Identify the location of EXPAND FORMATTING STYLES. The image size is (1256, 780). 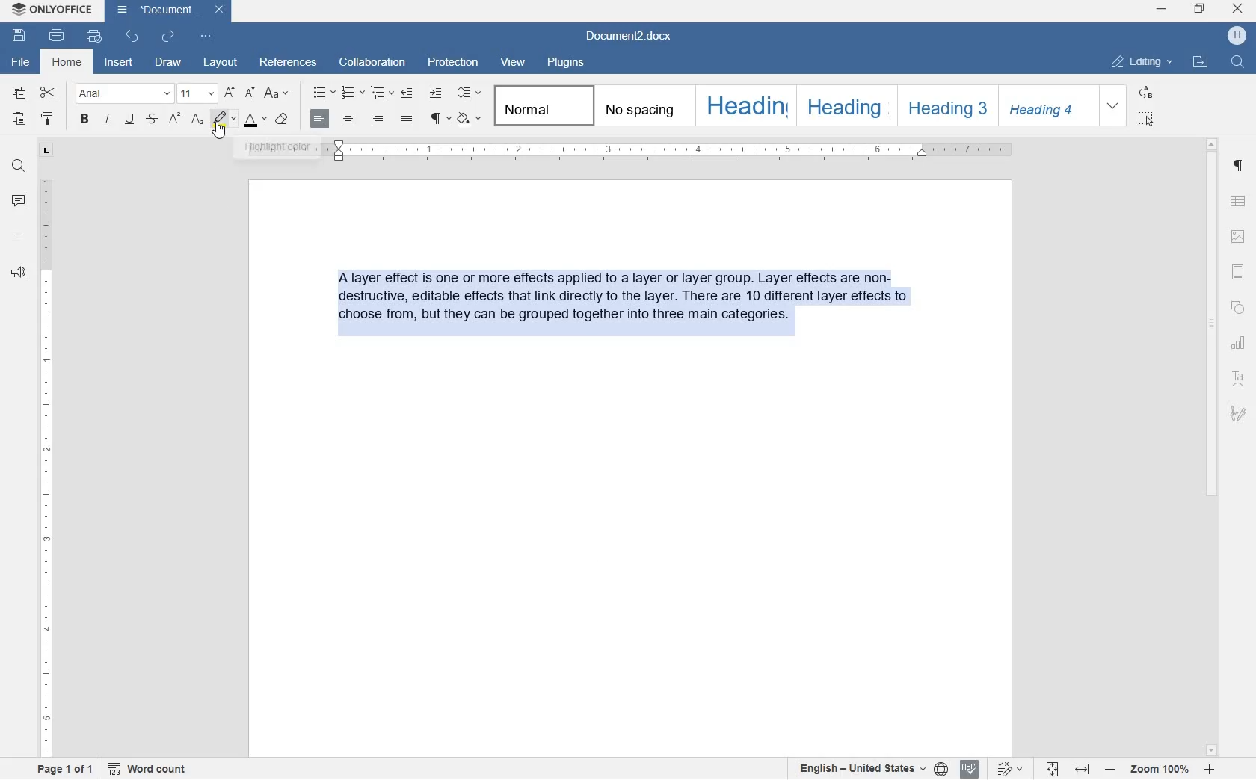
(1112, 104).